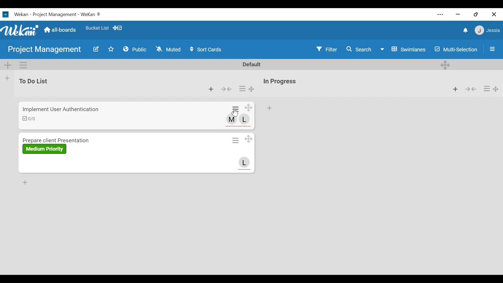 The height and width of the screenshot is (283, 503). What do you see at coordinates (59, 30) in the screenshot?
I see `Home (all-boards)` at bounding box center [59, 30].